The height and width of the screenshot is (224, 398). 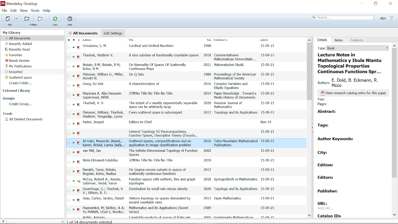 What do you see at coordinates (4, 10) in the screenshot?
I see `File` at bounding box center [4, 10].